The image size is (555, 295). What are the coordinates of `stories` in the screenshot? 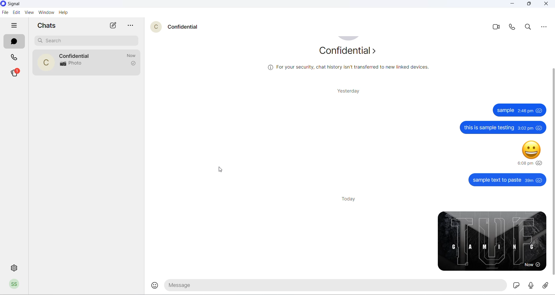 It's located at (15, 73).